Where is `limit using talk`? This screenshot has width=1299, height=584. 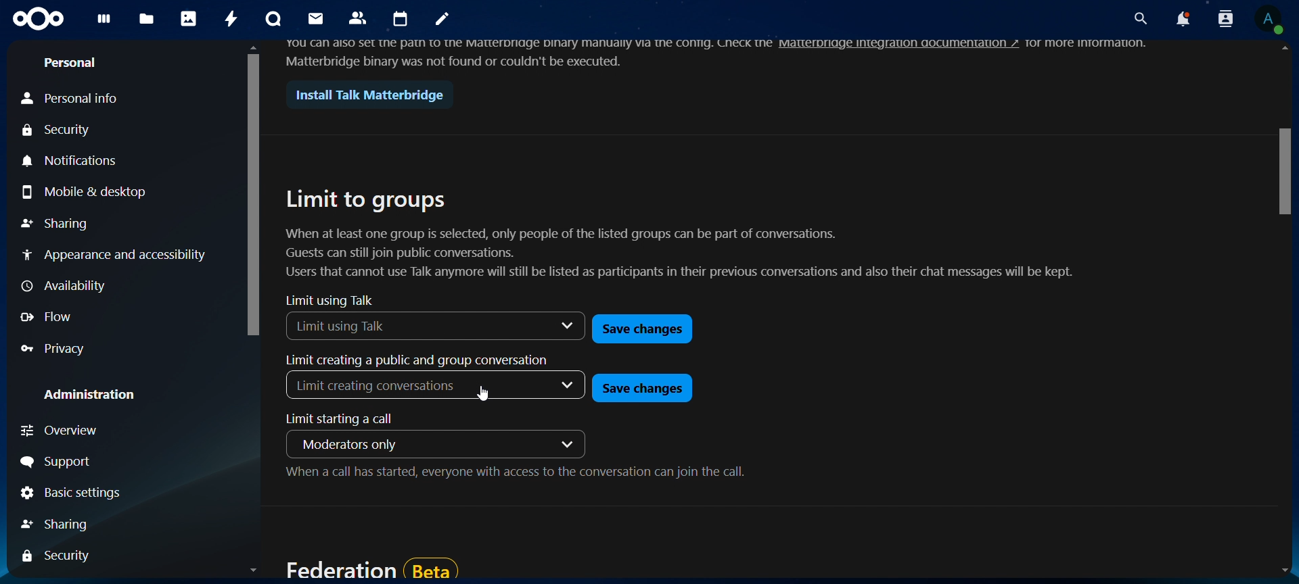 limit using talk is located at coordinates (333, 301).